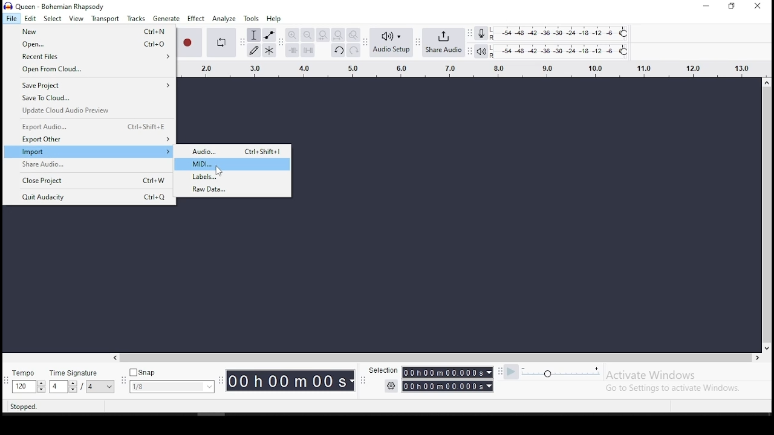  Describe the element at coordinates (768, 214) in the screenshot. I see `scroll bar` at that location.